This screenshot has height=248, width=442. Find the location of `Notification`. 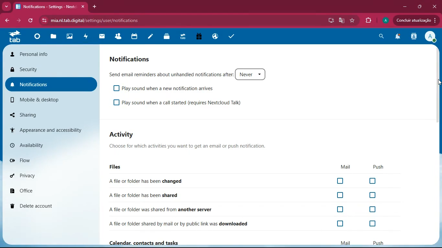

Notification is located at coordinates (130, 58).